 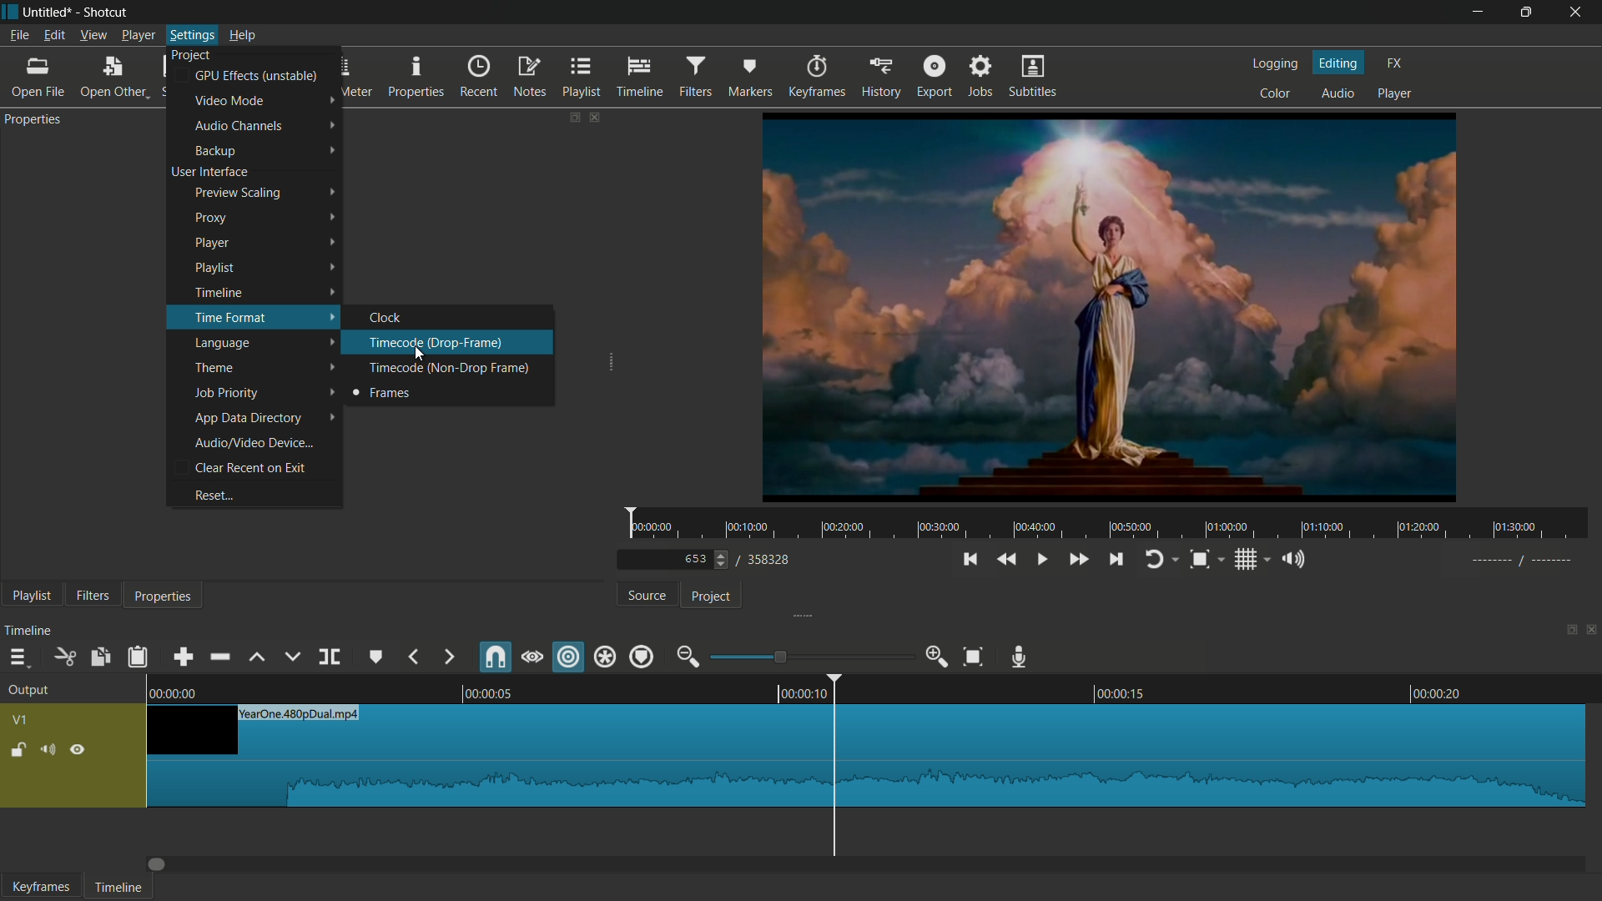 What do you see at coordinates (1533, 559) in the screenshot?
I see `-----//` at bounding box center [1533, 559].